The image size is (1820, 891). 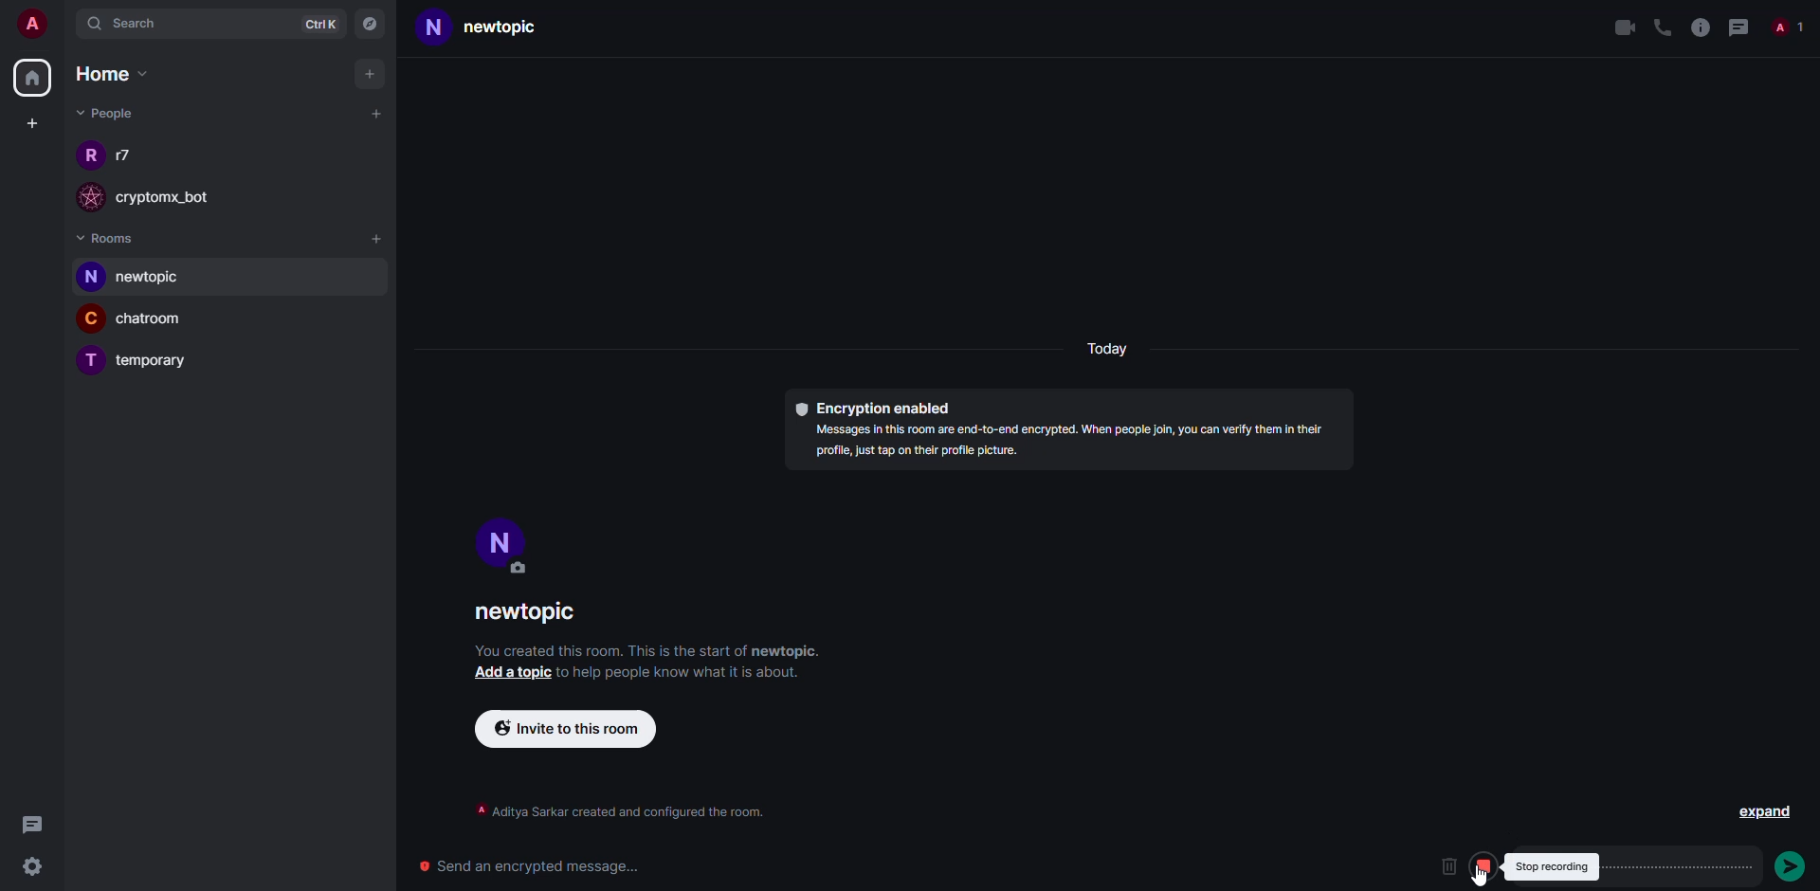 What do you see at coordinates (318, 26) in the screenshot?
I see `ctrlK` at bounding box center [318, 26].